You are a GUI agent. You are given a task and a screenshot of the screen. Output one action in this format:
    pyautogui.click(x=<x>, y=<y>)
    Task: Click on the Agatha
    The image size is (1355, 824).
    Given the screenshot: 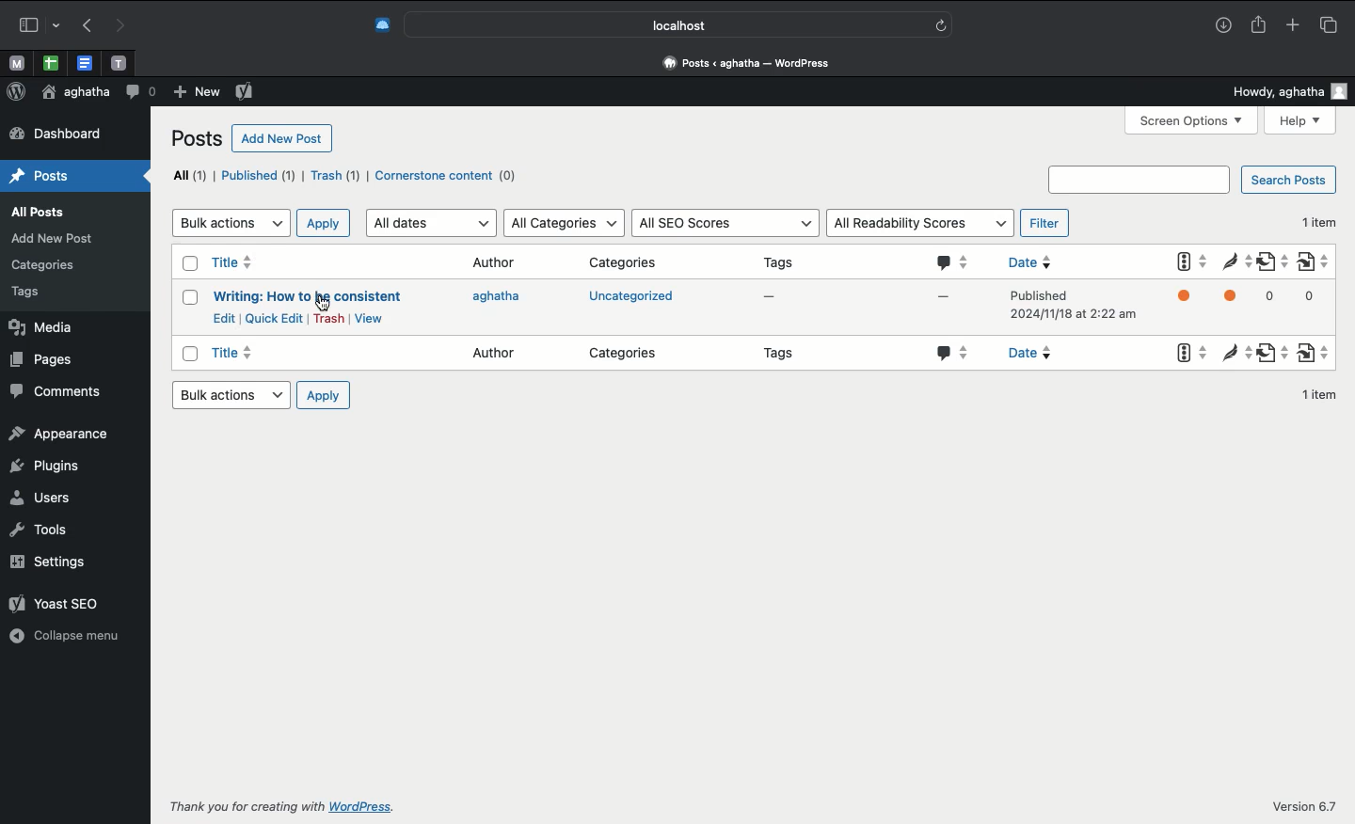 What is the action you would take?
    pyautogui.click(x=490, y=297)
    